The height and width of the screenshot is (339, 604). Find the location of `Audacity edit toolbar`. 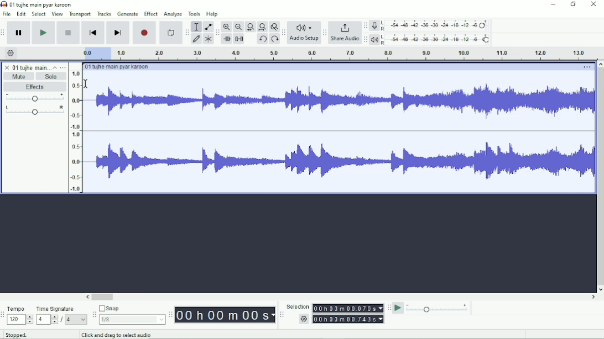

Audacity edit toolbar is located at coordinates (217, 33).